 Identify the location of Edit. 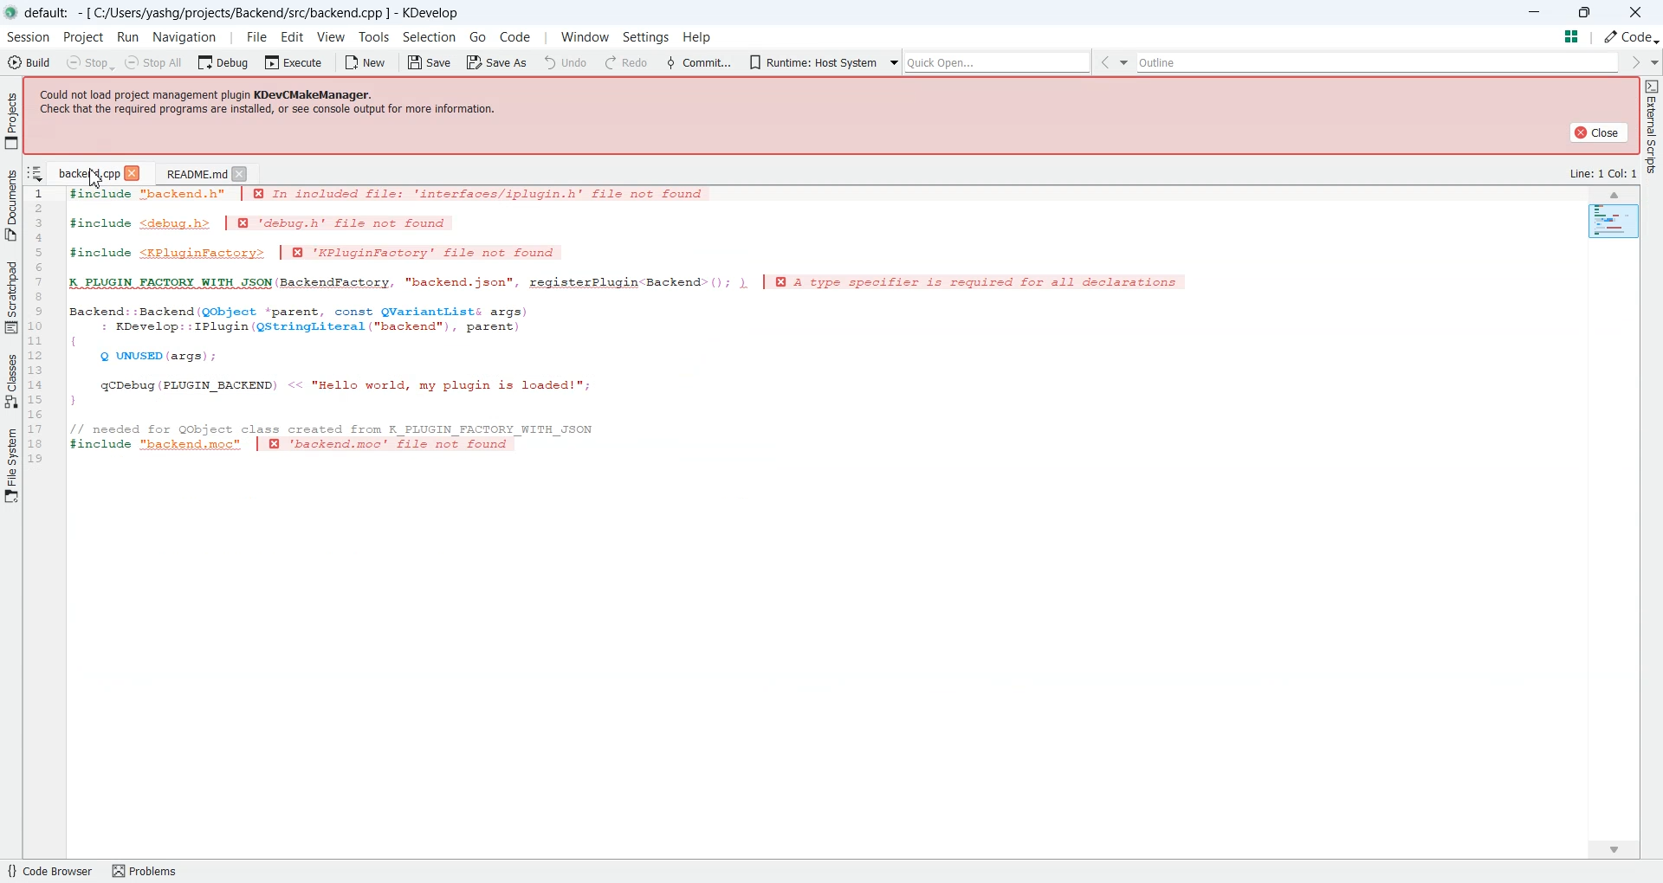
(293, 36).